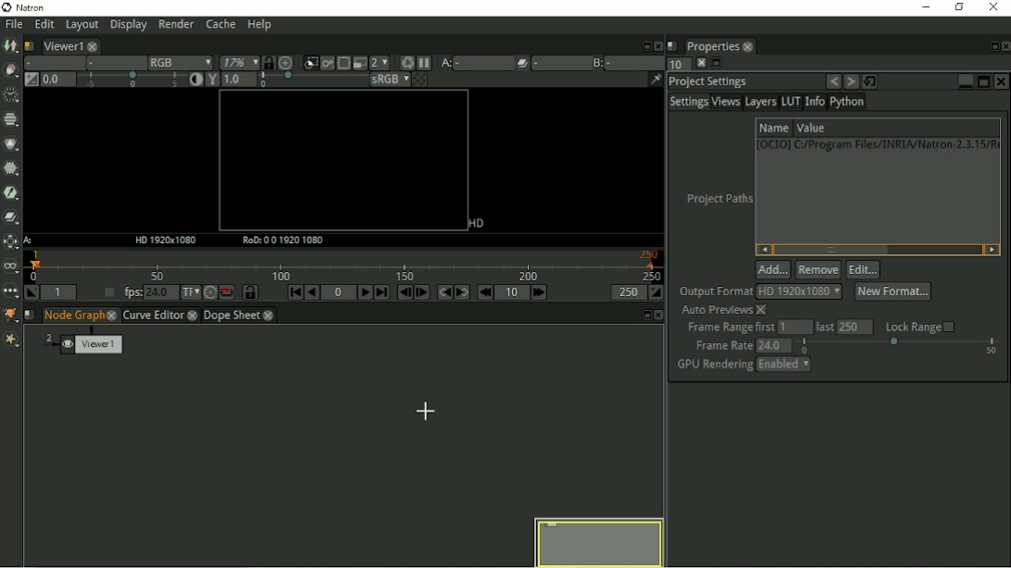  What do you see at coordinates (161, 240) in the screenshot?
I see `HD` at bounding box center [161, 240].